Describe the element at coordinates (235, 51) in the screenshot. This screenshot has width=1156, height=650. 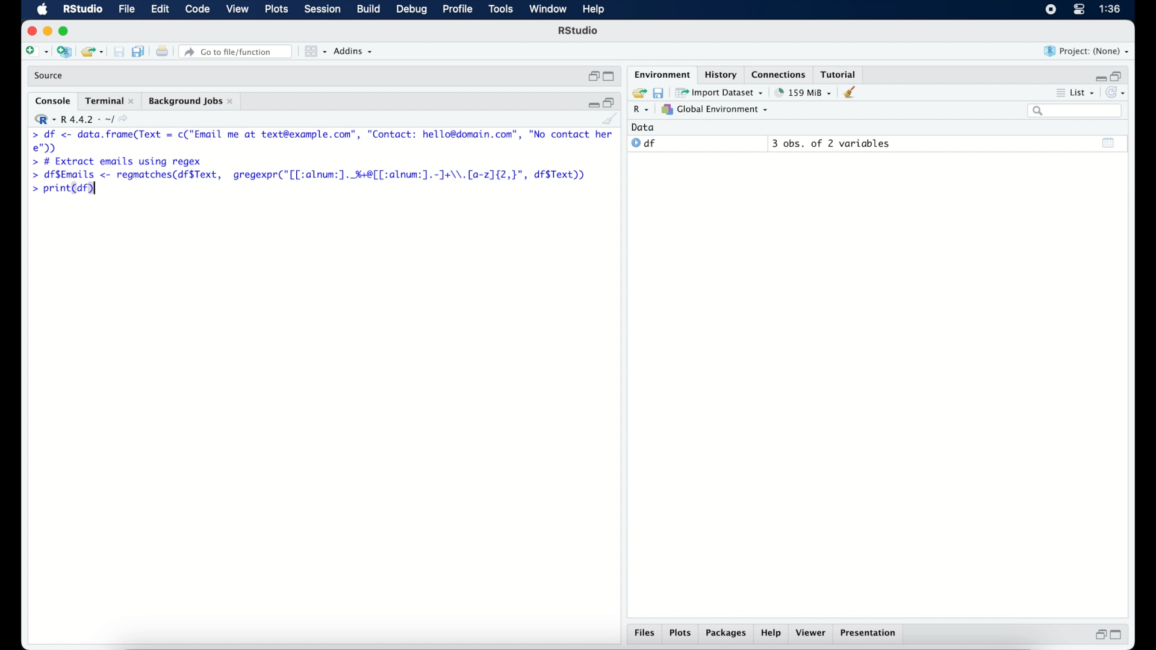
I see `Go to file/function` at that location.